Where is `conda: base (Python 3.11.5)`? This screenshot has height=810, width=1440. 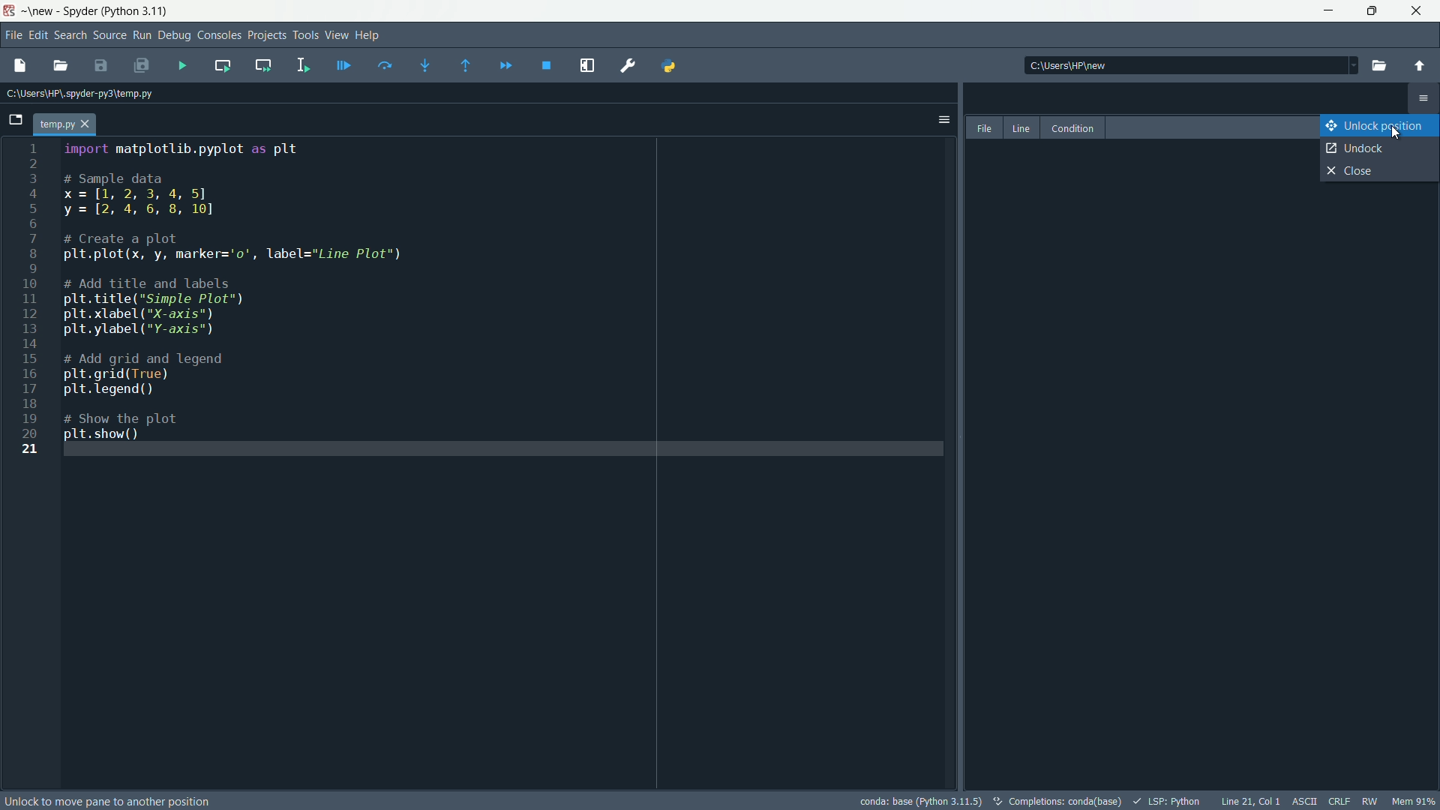
conda: base (Python 3.11.5) is located at coordinates (921, 799).